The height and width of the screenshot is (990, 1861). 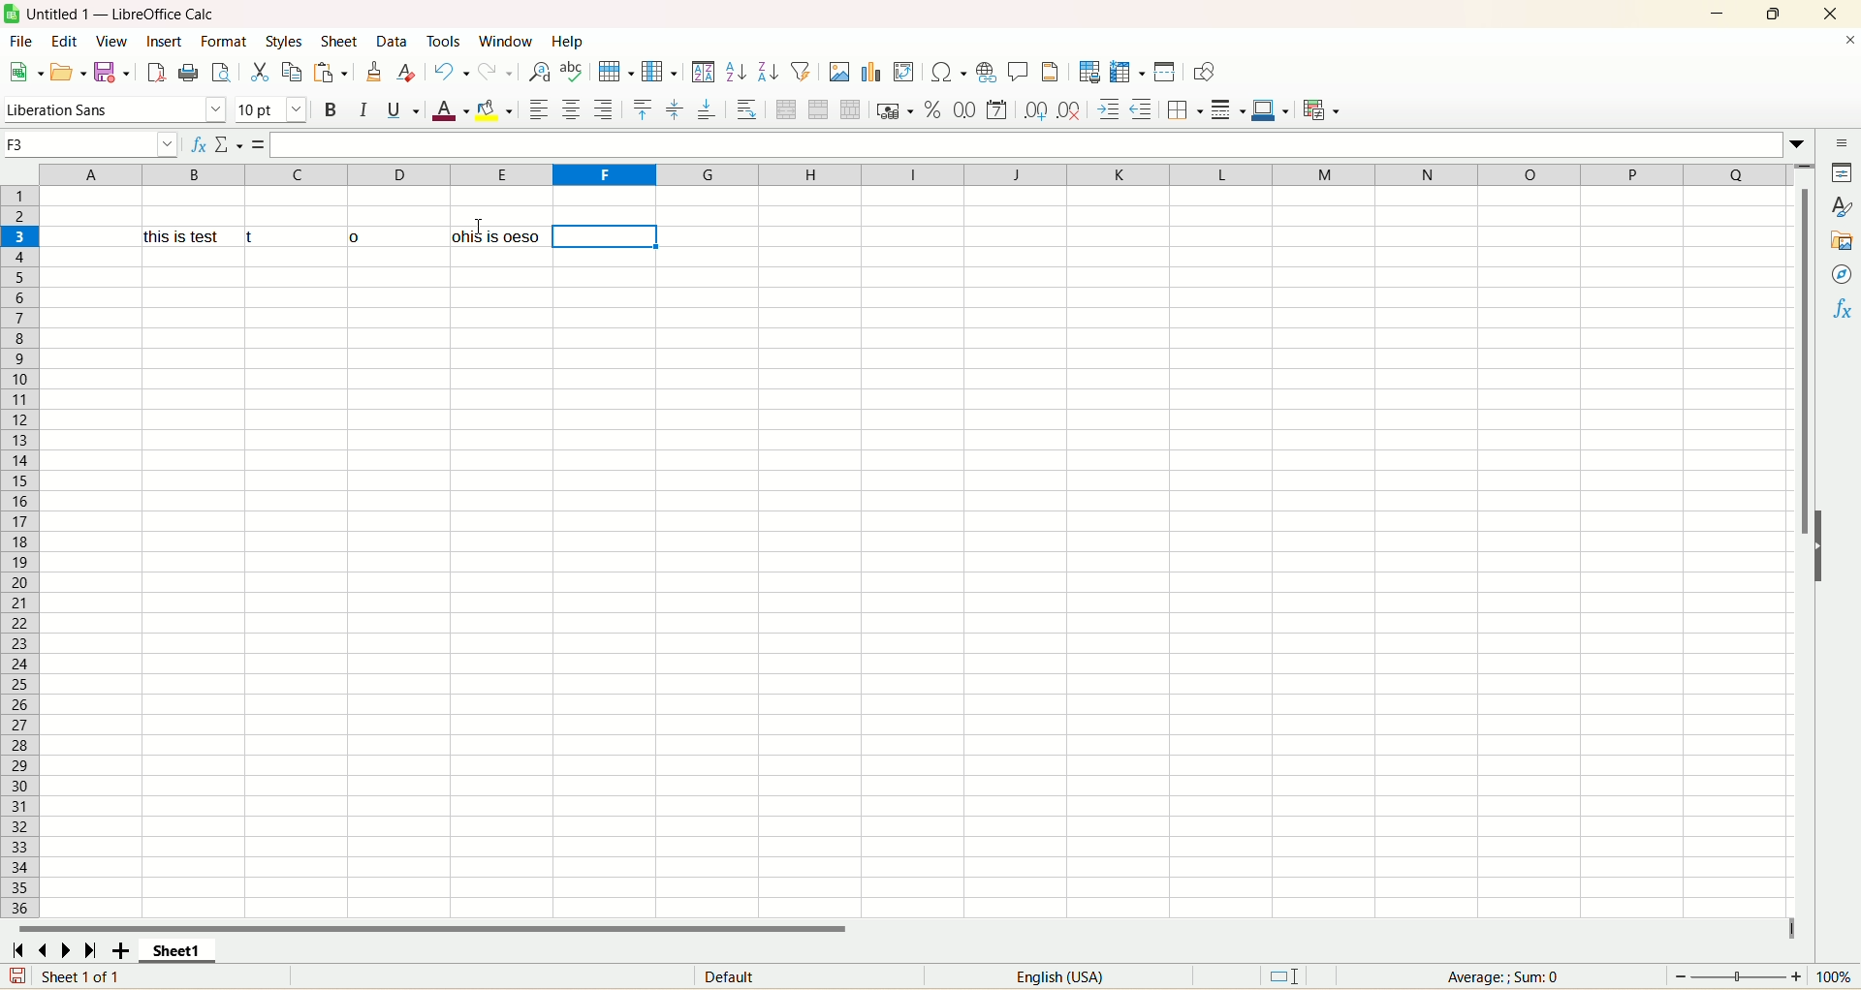 What do you see at coordinates (12, 15) in the screenshot?
I see `logo` at bounding box center [12, 15].